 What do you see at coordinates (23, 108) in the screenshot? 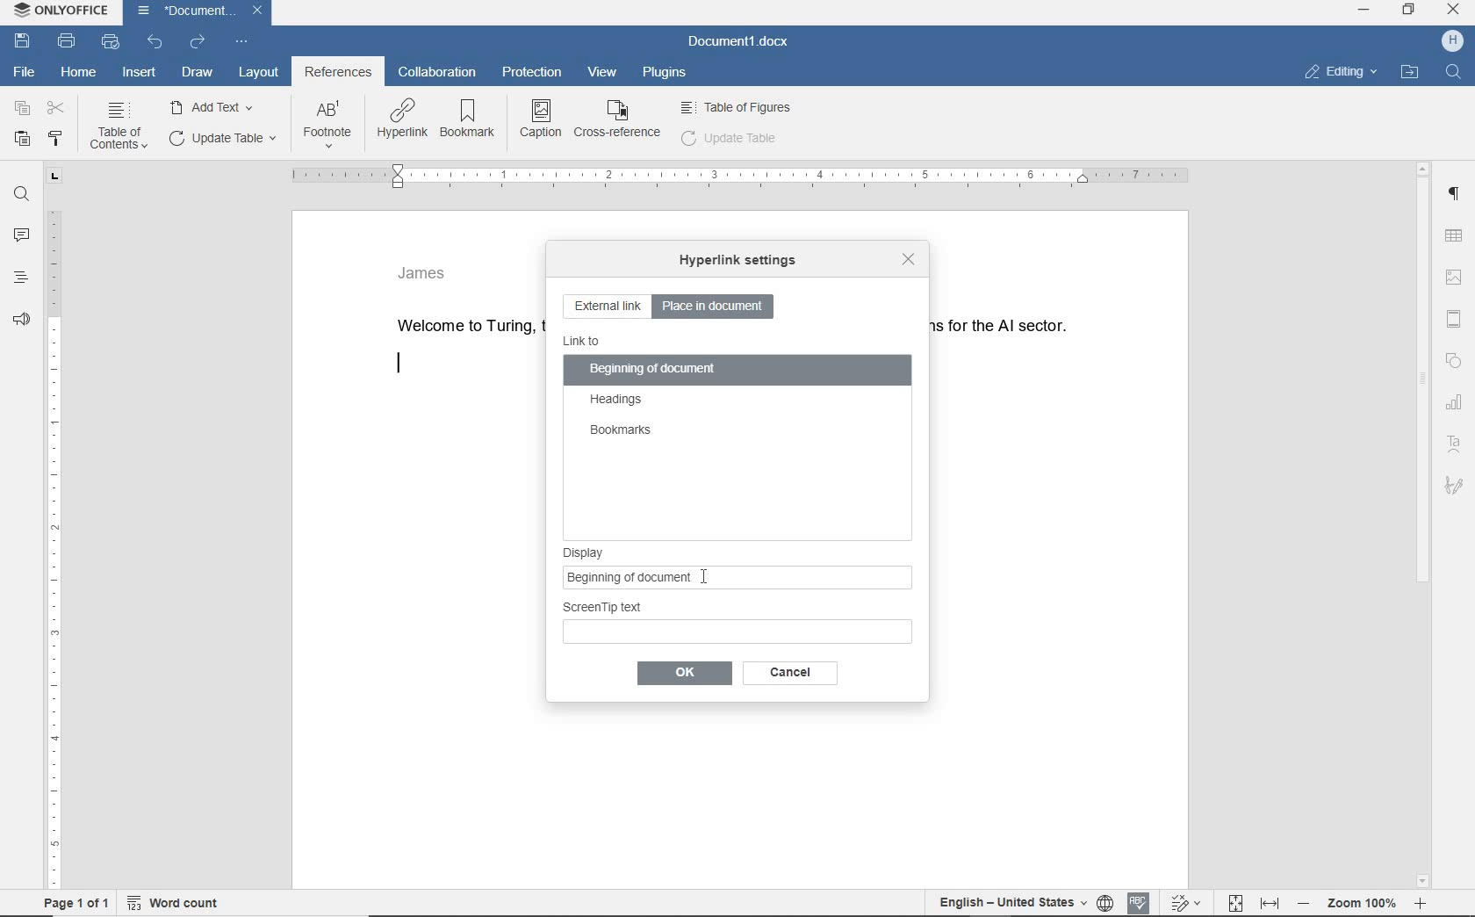
I see `copy` at bounding box center [23, 108].